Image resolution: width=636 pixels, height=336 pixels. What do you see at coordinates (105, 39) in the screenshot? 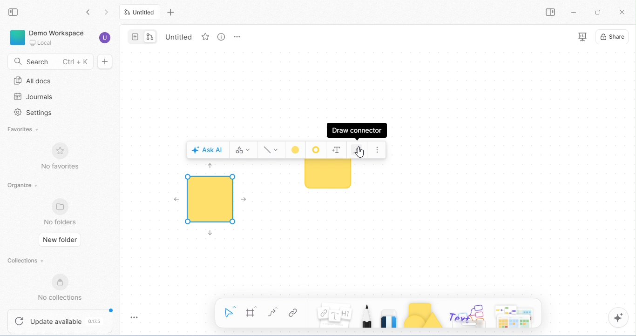
I see `account` at bounding box center [105, 39].